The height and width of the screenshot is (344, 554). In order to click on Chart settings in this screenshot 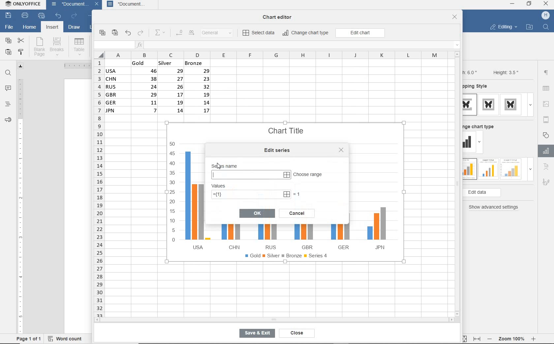, I will do `click(545, 151)`.